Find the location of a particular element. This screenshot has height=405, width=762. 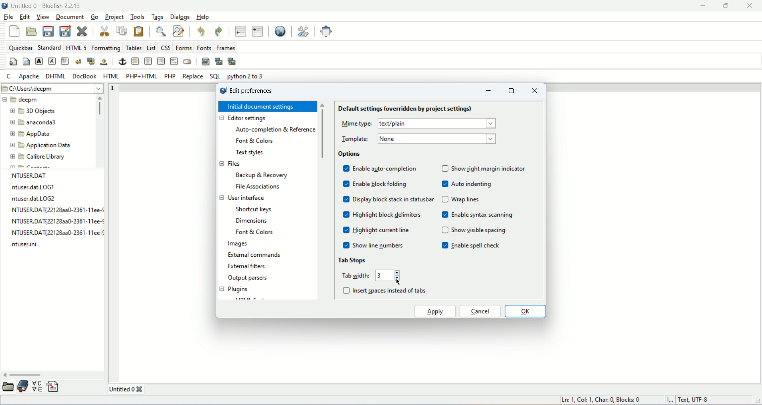

break and clear is located at coordinates (91, 61).